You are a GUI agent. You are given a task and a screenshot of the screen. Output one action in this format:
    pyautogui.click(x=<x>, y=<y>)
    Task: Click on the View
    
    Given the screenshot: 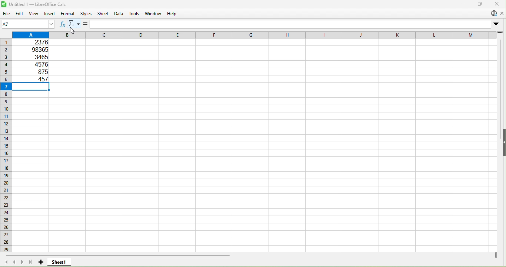 What is the action you would take?
    pyautogui.click(x=34, y=14)
    